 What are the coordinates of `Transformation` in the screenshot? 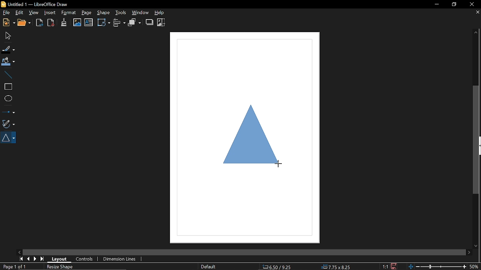 It's located at (104, 22).